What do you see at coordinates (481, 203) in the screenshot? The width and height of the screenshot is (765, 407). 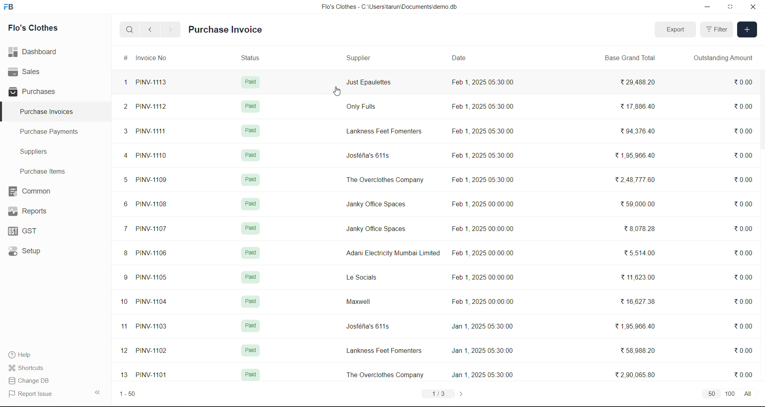 I see `Feb 1, 2025 00:00:00` at bounding box center [481, 203].